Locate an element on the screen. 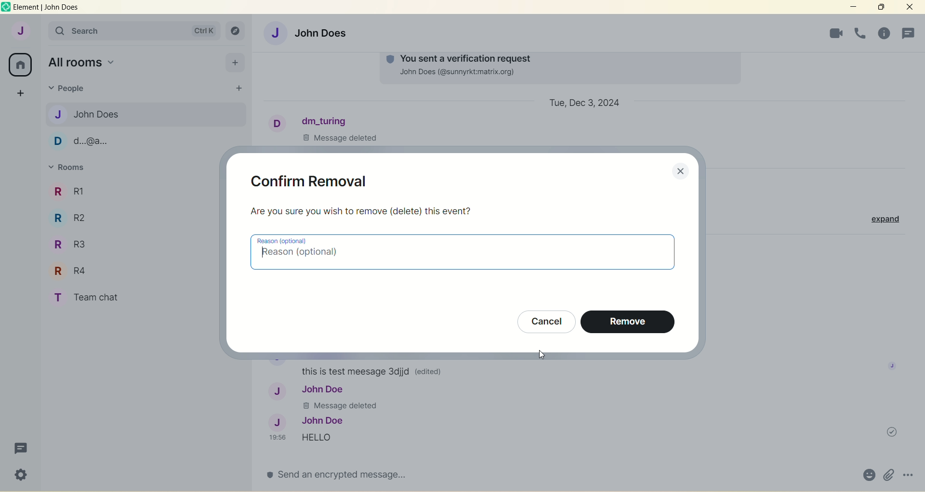 The width and height of the screenshot is (925, 492). John Does is located at coordinates (313, 32).